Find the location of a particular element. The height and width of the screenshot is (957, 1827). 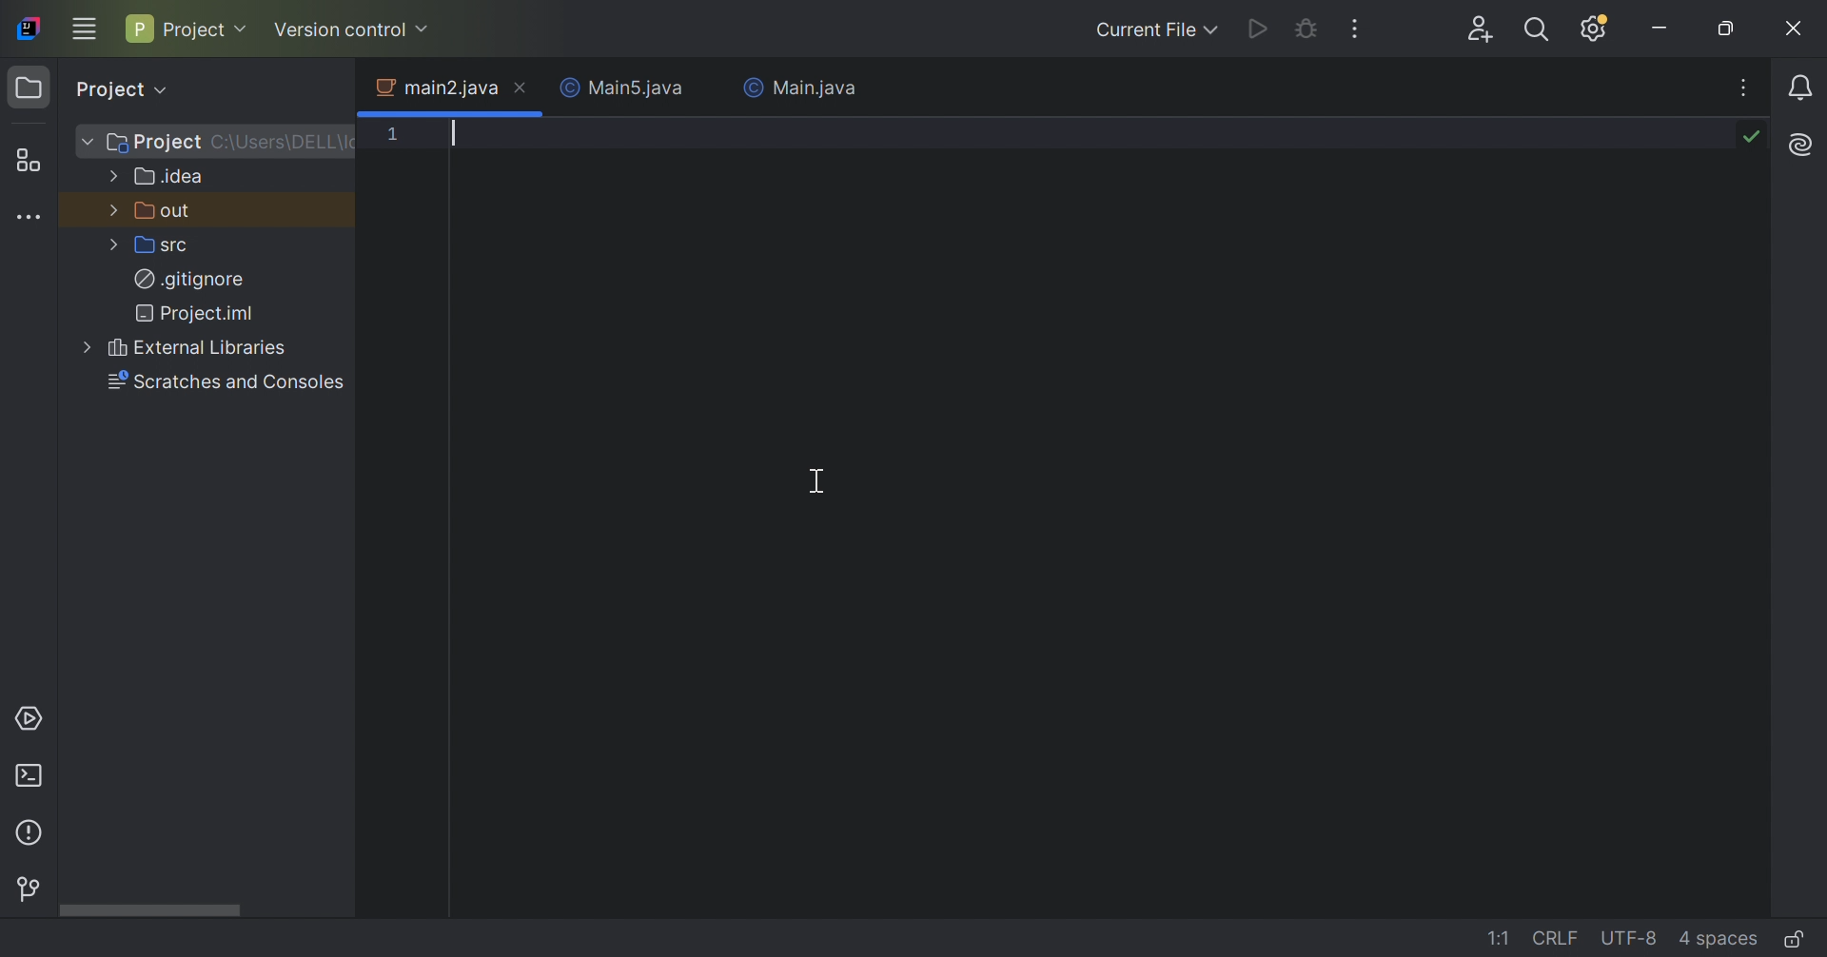

Services is located at coordinates (29, 721).